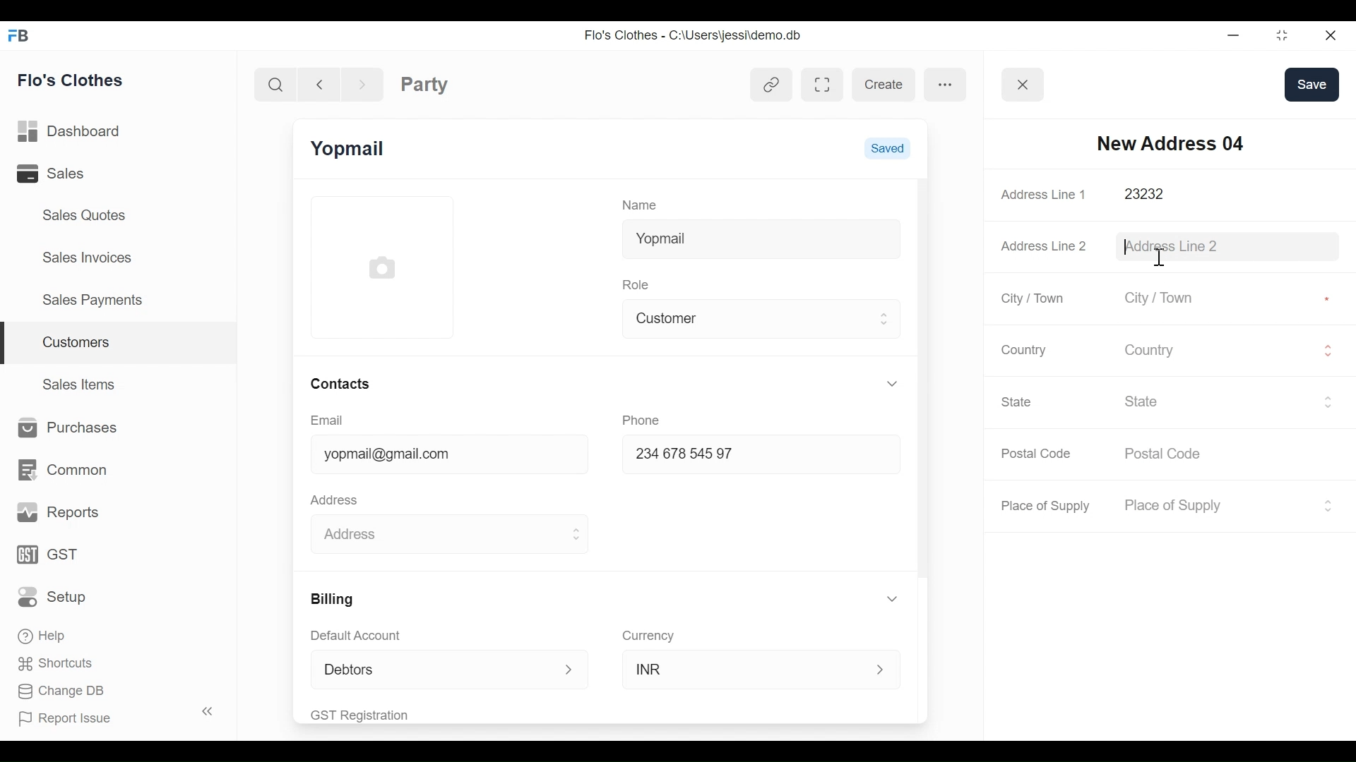 The image size is (1356, 762). I want to click on Sales Quotes, so click(85, 215).